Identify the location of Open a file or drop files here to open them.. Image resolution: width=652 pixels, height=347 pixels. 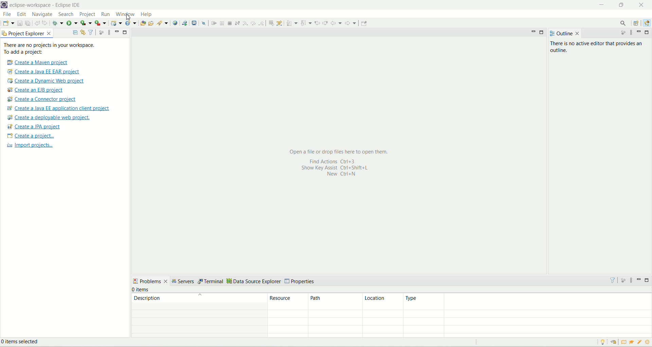
(340, 151).